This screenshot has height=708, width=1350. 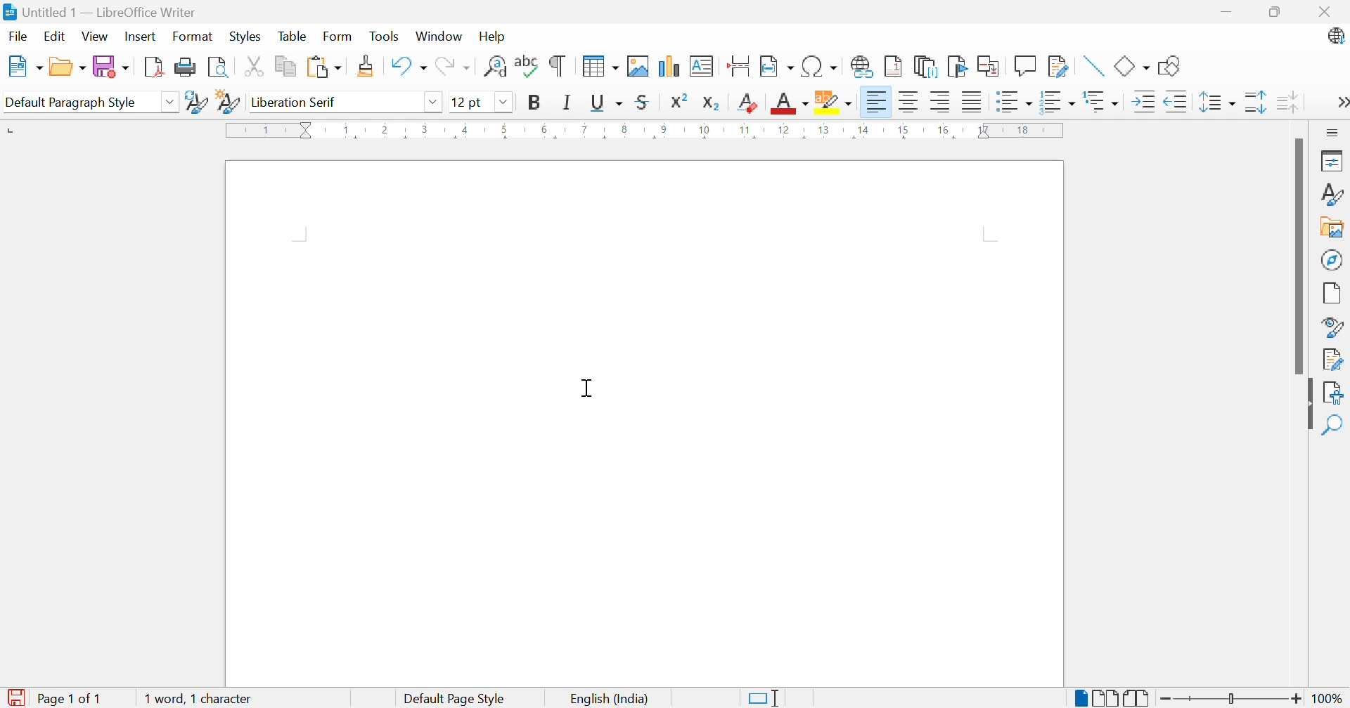 What do you see at coordinates (1332, 195) in the screenshot?
I see `Styles` at bounding box center [1332, 195].